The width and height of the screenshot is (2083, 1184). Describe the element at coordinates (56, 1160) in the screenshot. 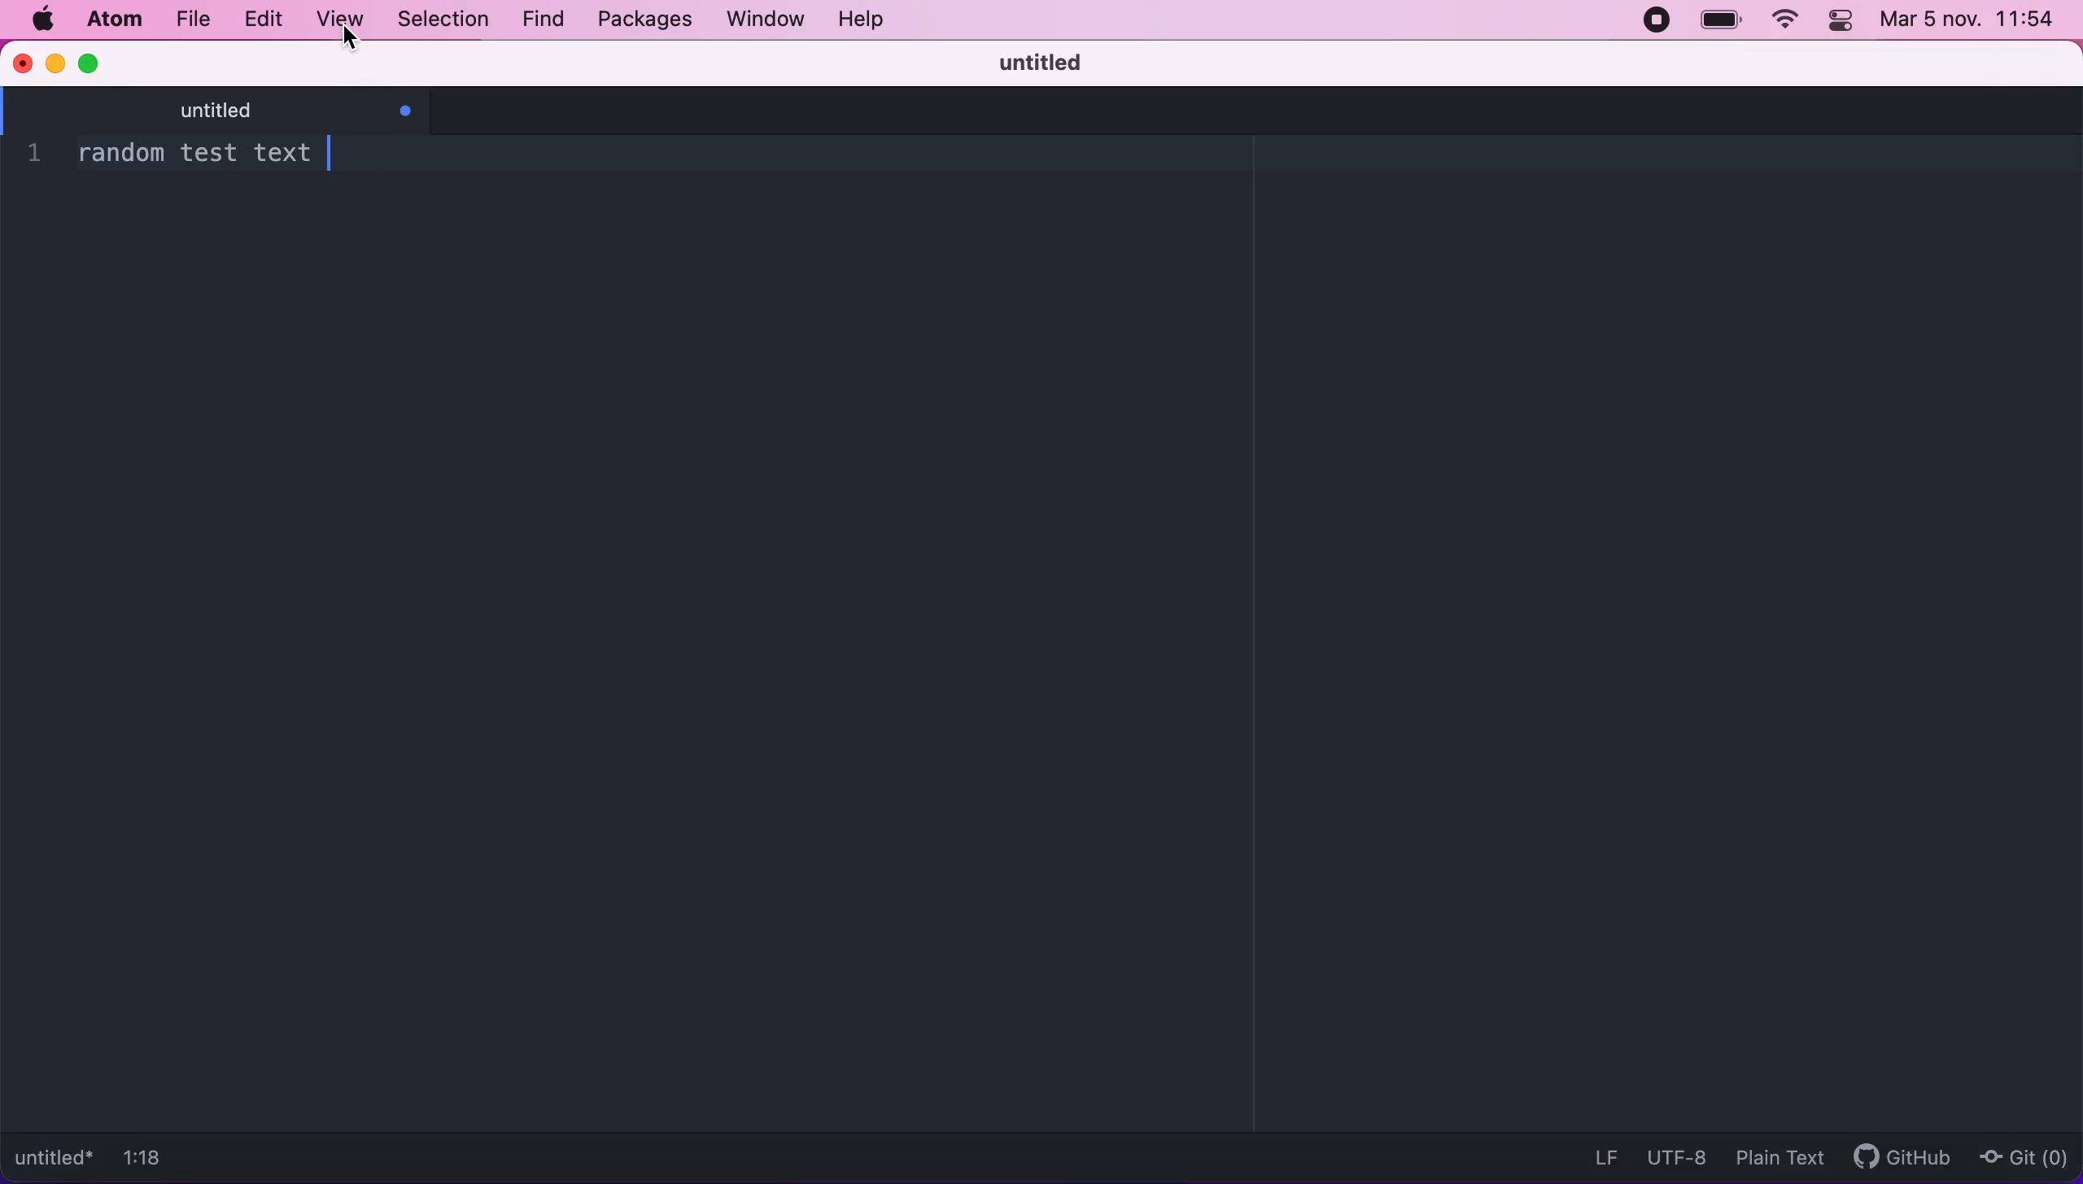

I see `file title` at that location.